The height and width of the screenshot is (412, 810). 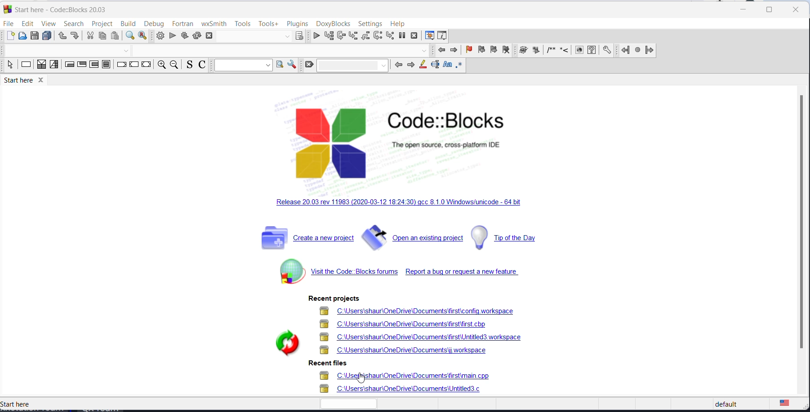 What do you see at coordinates (73, 23) in the screenshot?
I see `search` at bounding box center [73, 23].